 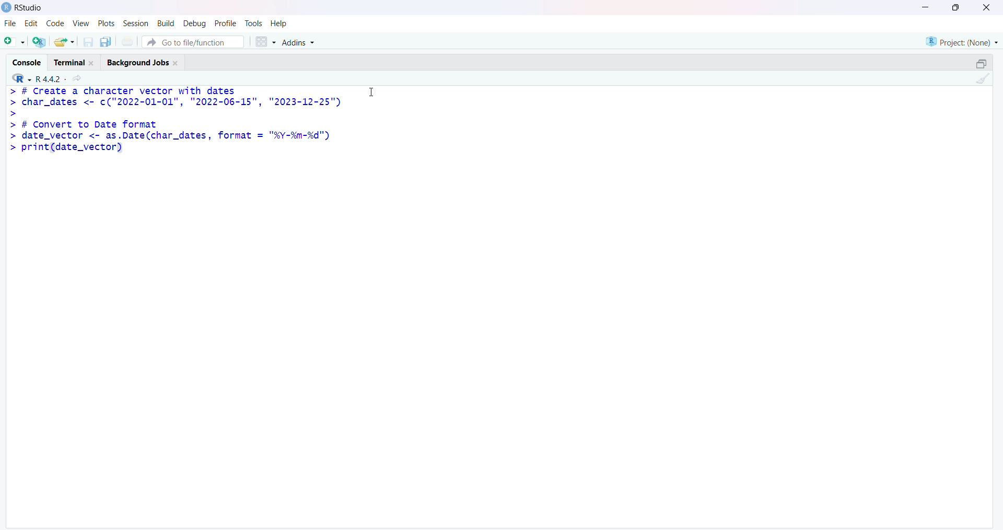 I want to click on View, so click(x=80, y=25).